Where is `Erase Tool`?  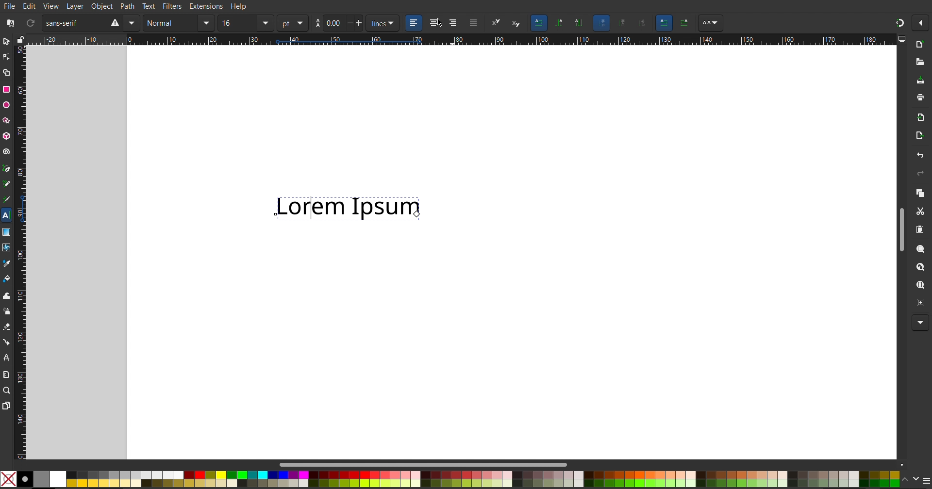
Erase Tool is located at coordinates (9, 327).